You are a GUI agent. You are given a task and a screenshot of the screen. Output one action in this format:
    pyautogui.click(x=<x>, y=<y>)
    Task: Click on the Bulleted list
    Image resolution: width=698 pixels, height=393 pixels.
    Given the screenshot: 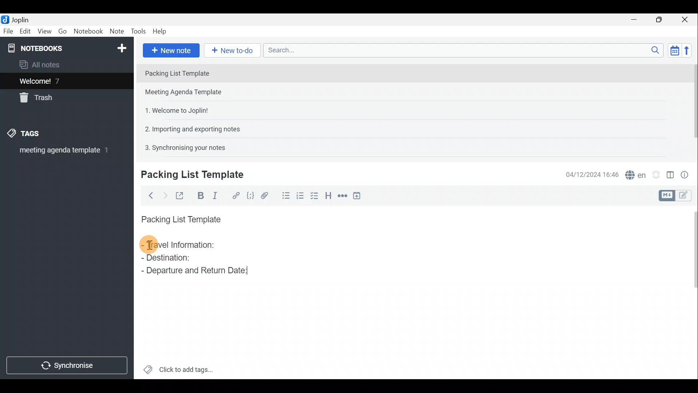 What is the action you would take?
    pyautogui.click(x=284, y=197)
    